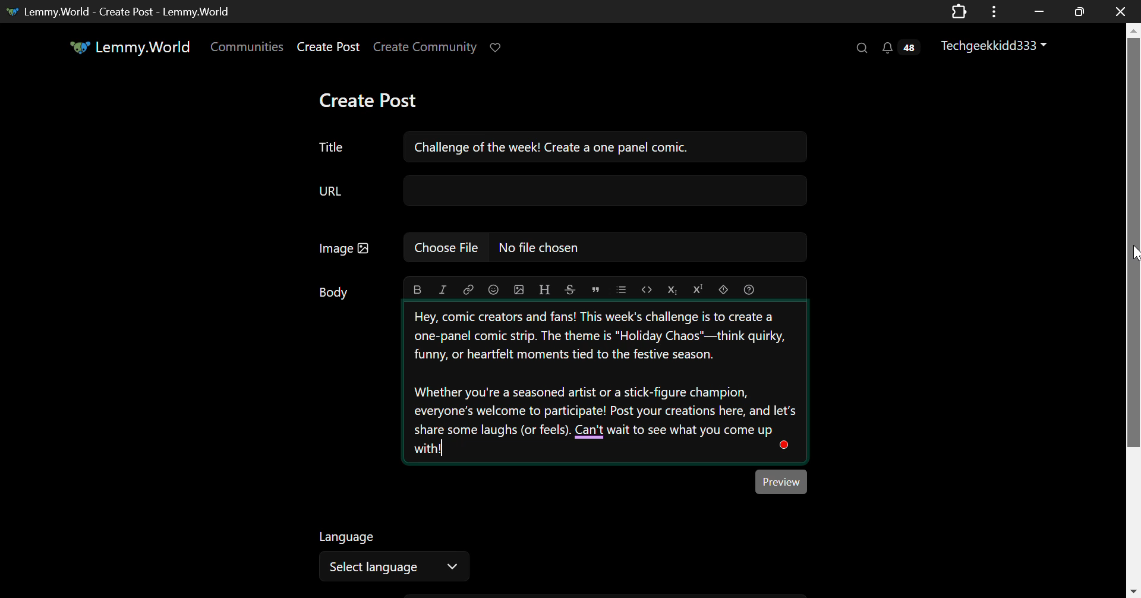 The image size is (1141, 598). What do you see at coordinates (604, 383) in the screenshot?
I see `Hey, comic creators and fans! This week's challenge is to create a one-panel comic strip. The theme is "Holiday Chaos"—think quirky, funny, or heartfelt moments tied to the festive season. Whether you're a seasoned artist or a stick-figure champion, everyone's welcome to participate! Post your creations here, and let's share some laughs (or feels). Can't wait to see what you come up with.` at bounding box center [604, 383].